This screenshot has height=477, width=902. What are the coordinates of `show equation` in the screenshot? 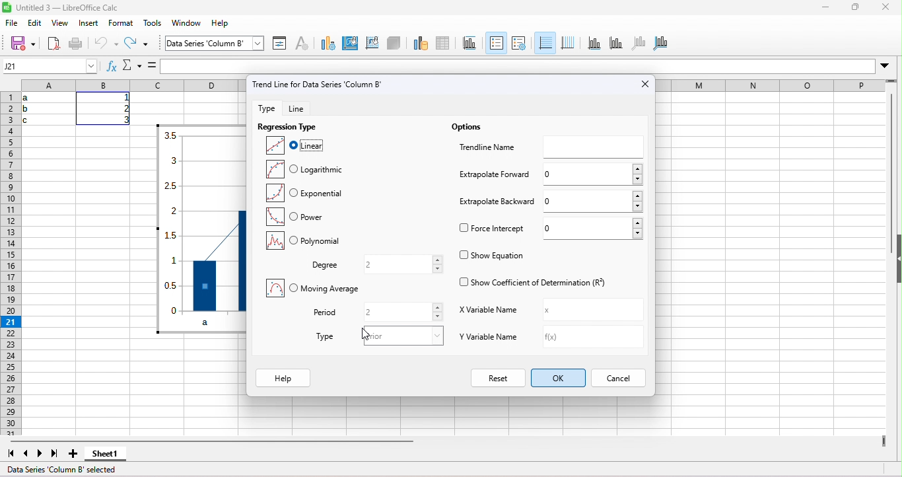 It's located at (493, 254).